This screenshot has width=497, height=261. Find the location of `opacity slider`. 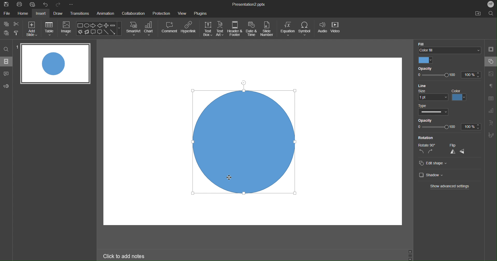

opacity slider is located at coordinates (436, 75).